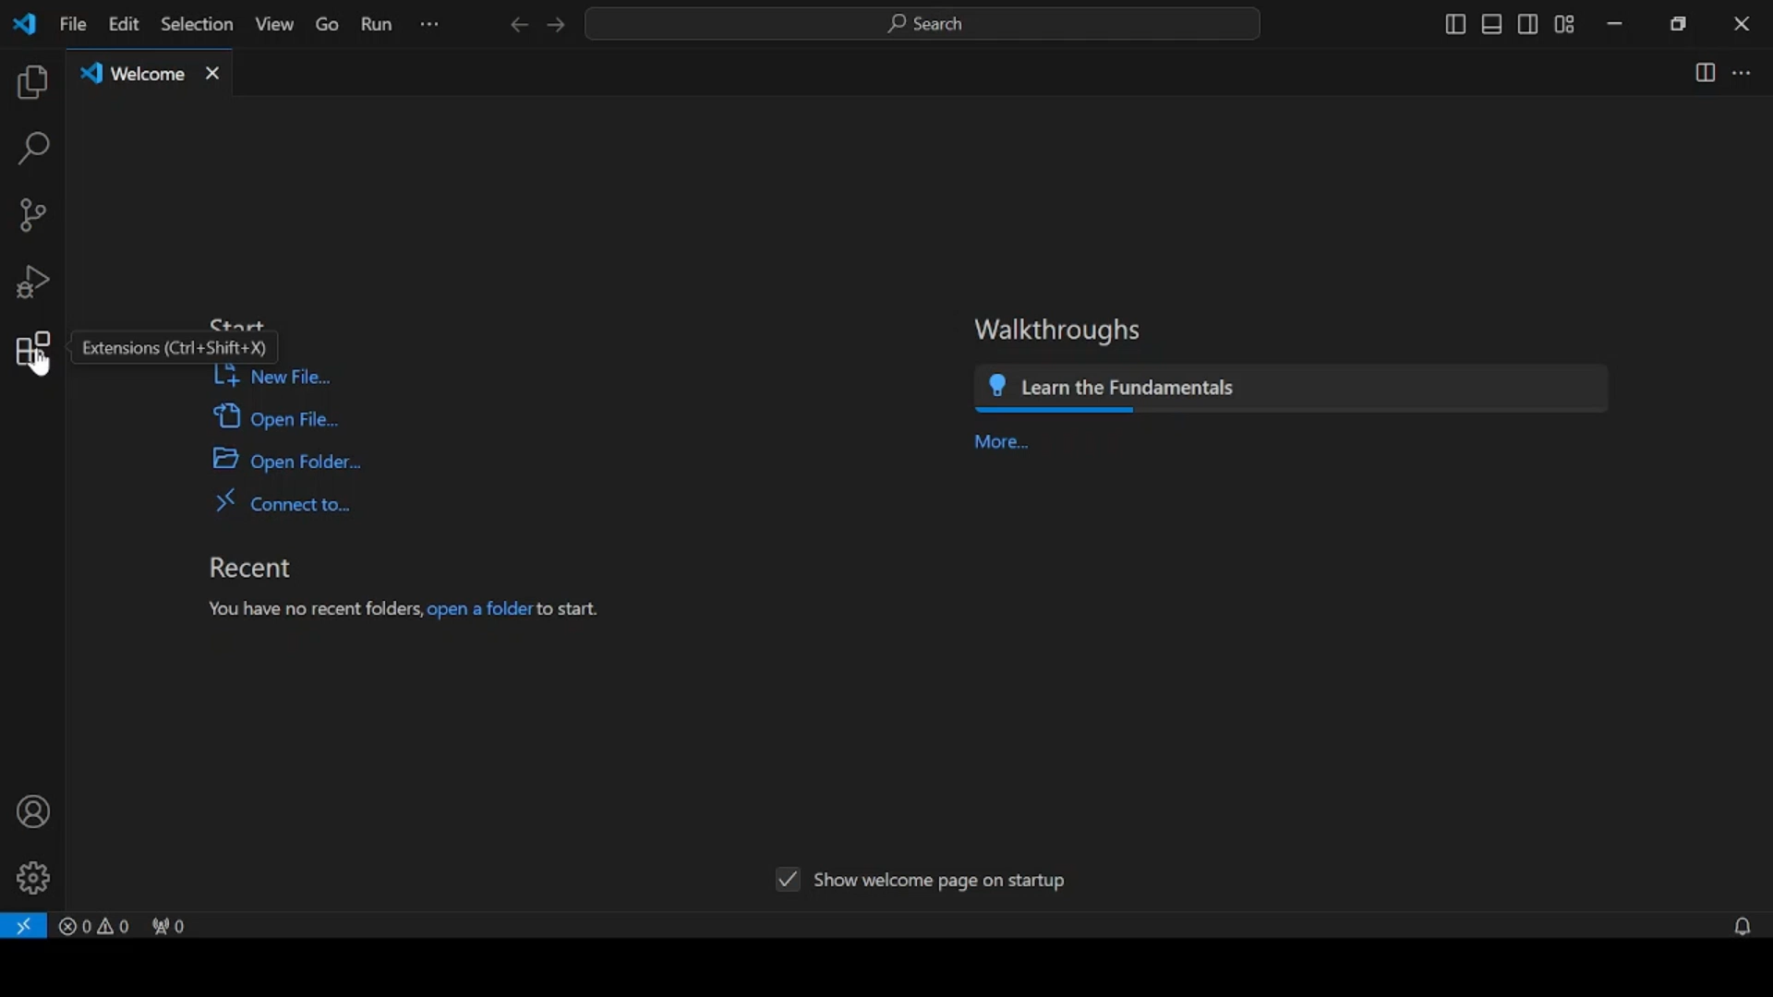 The height and width of the screenshot is (997, 1773). Describe the element at coordinates (1002, 442) in the screenshot. I see `more` at that location.